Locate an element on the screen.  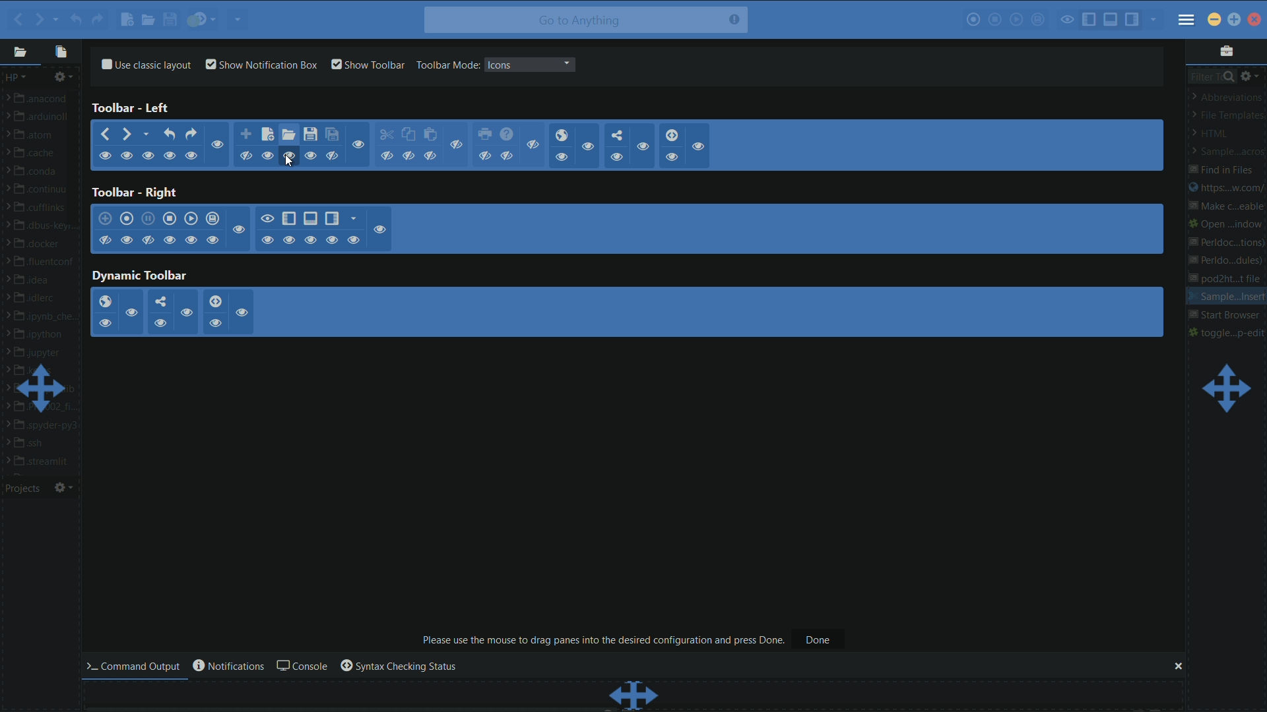
show/hide is located at coordinates (333, 156).